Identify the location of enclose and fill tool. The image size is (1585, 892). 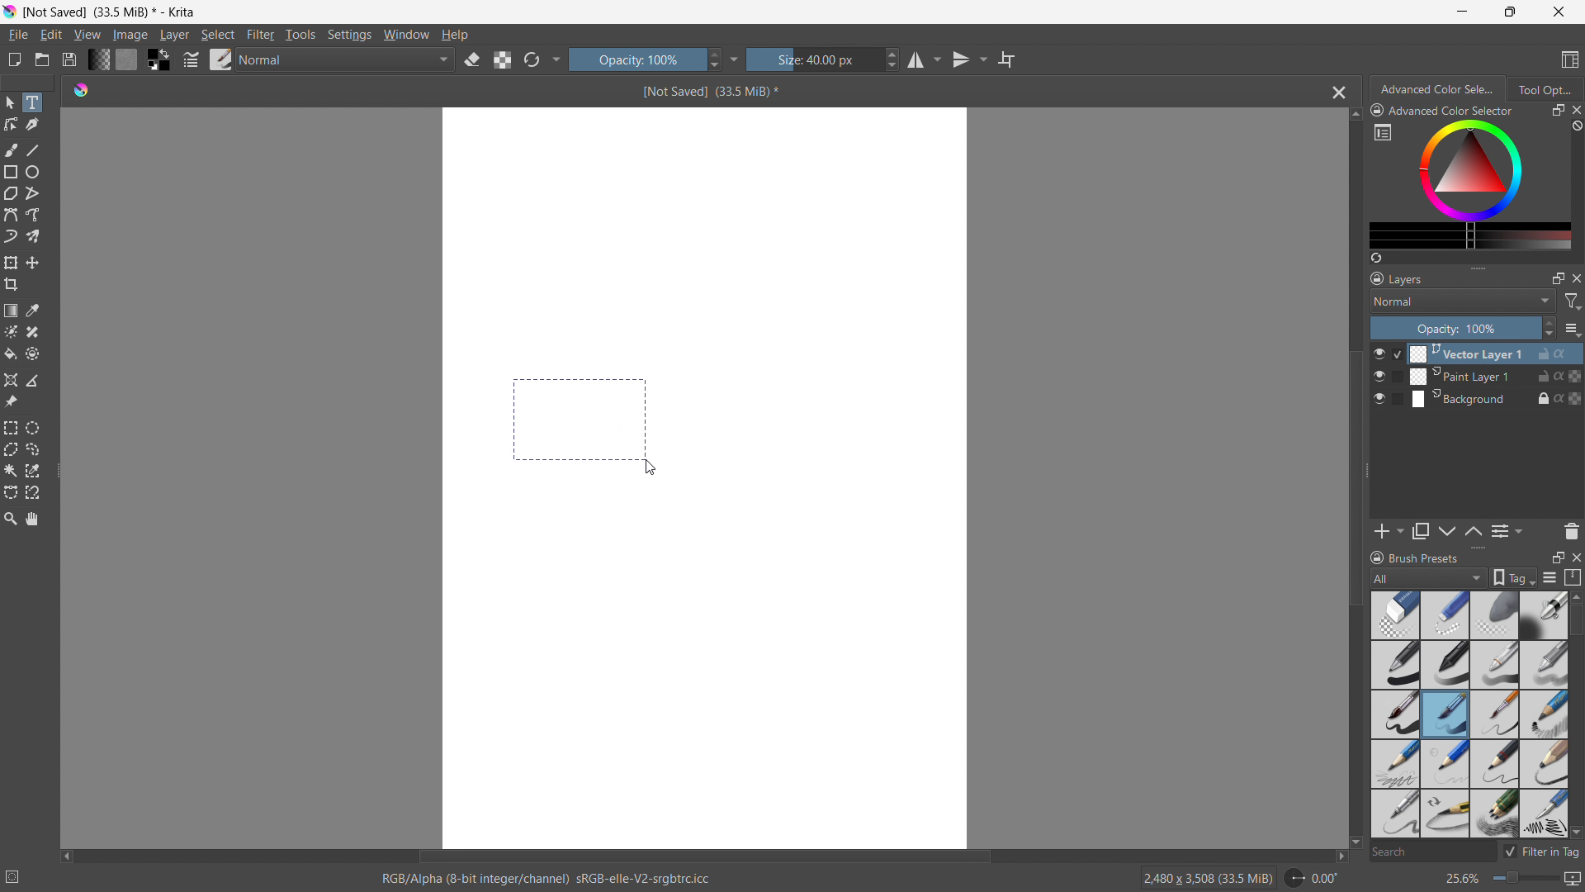
(32, 353).